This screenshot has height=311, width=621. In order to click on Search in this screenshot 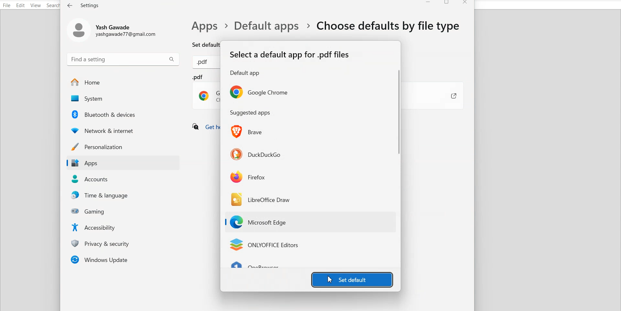, I will do `click(54, 5)`.